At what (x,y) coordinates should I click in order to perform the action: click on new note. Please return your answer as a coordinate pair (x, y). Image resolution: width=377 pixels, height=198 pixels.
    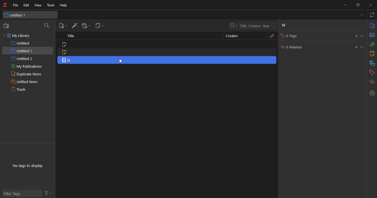
    Looking at the image, I should click on (100, 26).